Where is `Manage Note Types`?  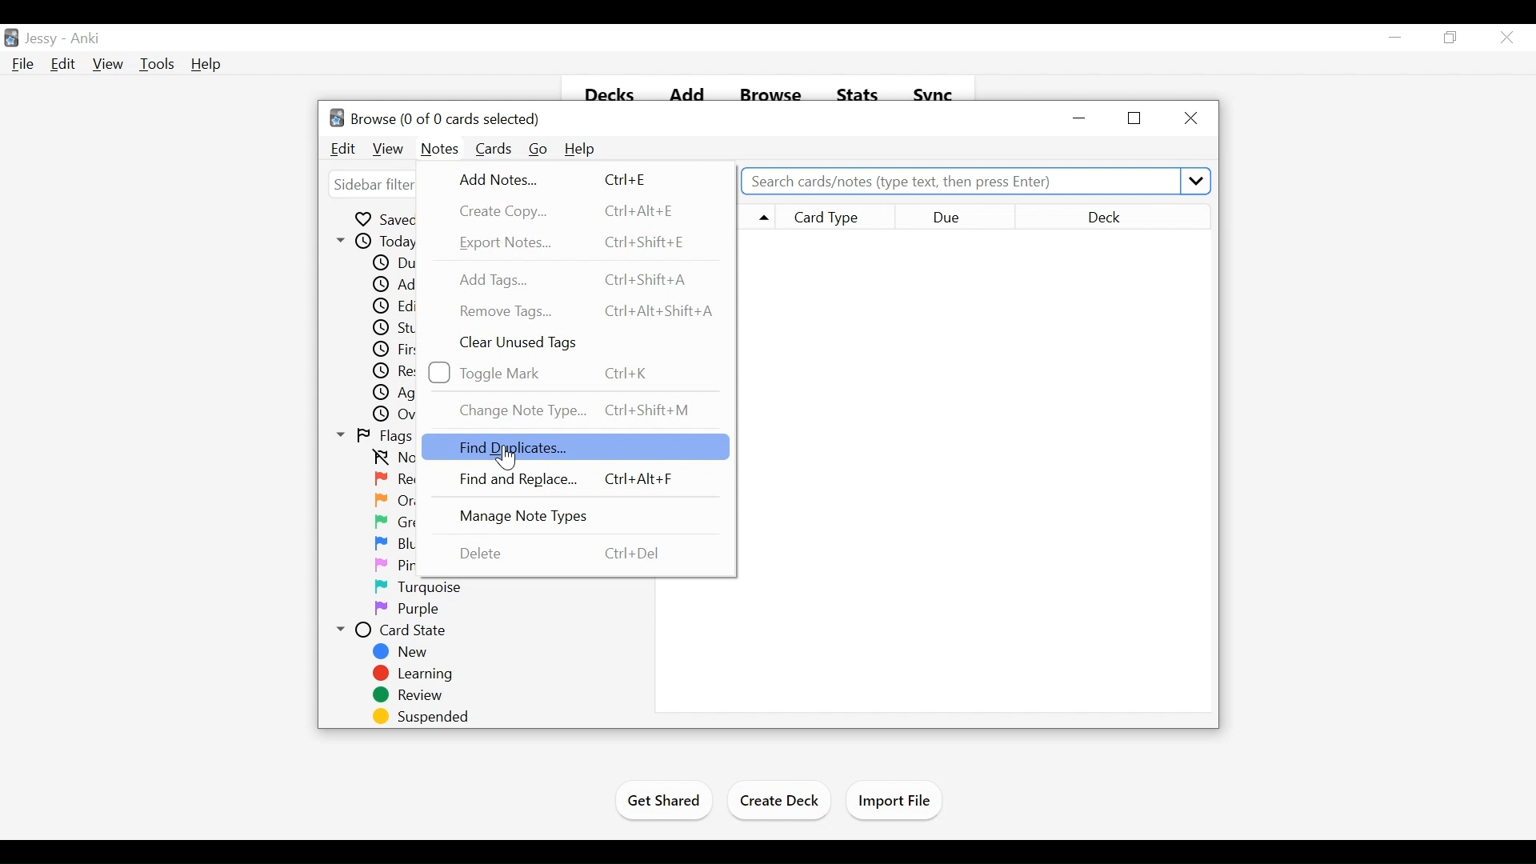 Manage Note Types is located at coordinates (541, 517).